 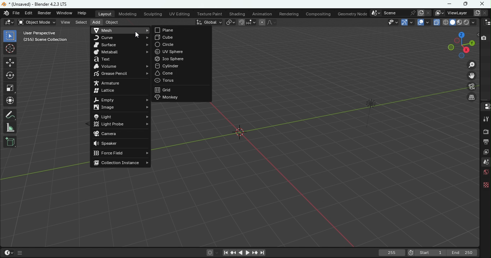 What do you see at coordinates (11, 127) in the screenshot?
I see `Measure` at bounding box center [11, 127].